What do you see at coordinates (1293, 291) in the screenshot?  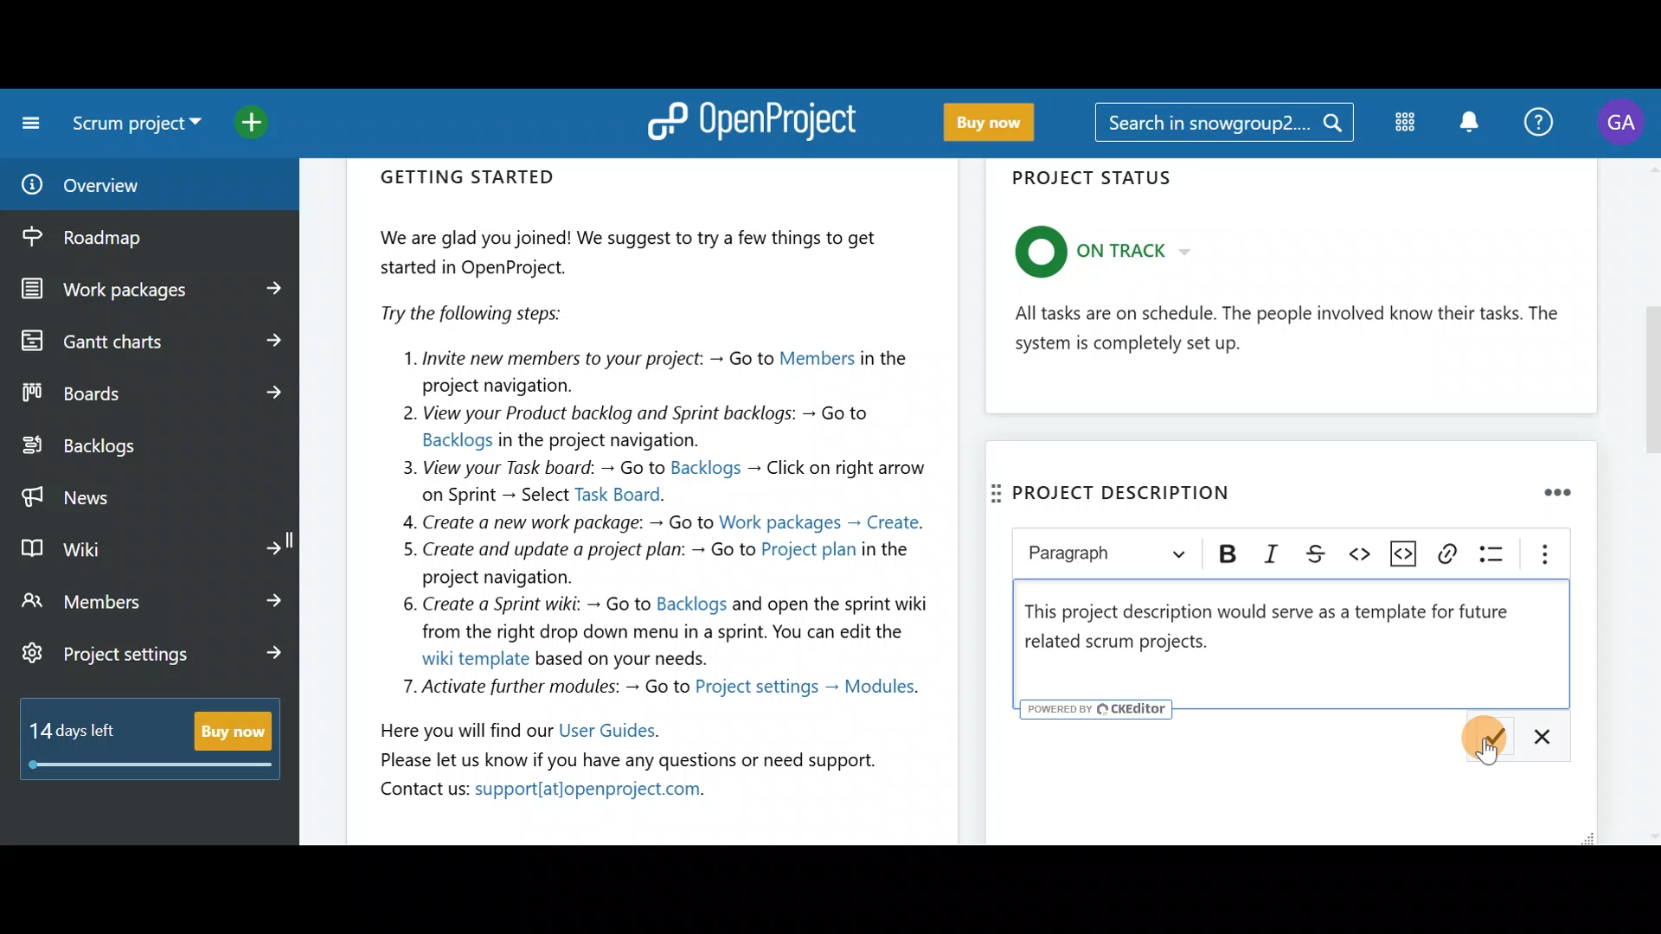 I see `Project status` at bounding box center [1293, 291].